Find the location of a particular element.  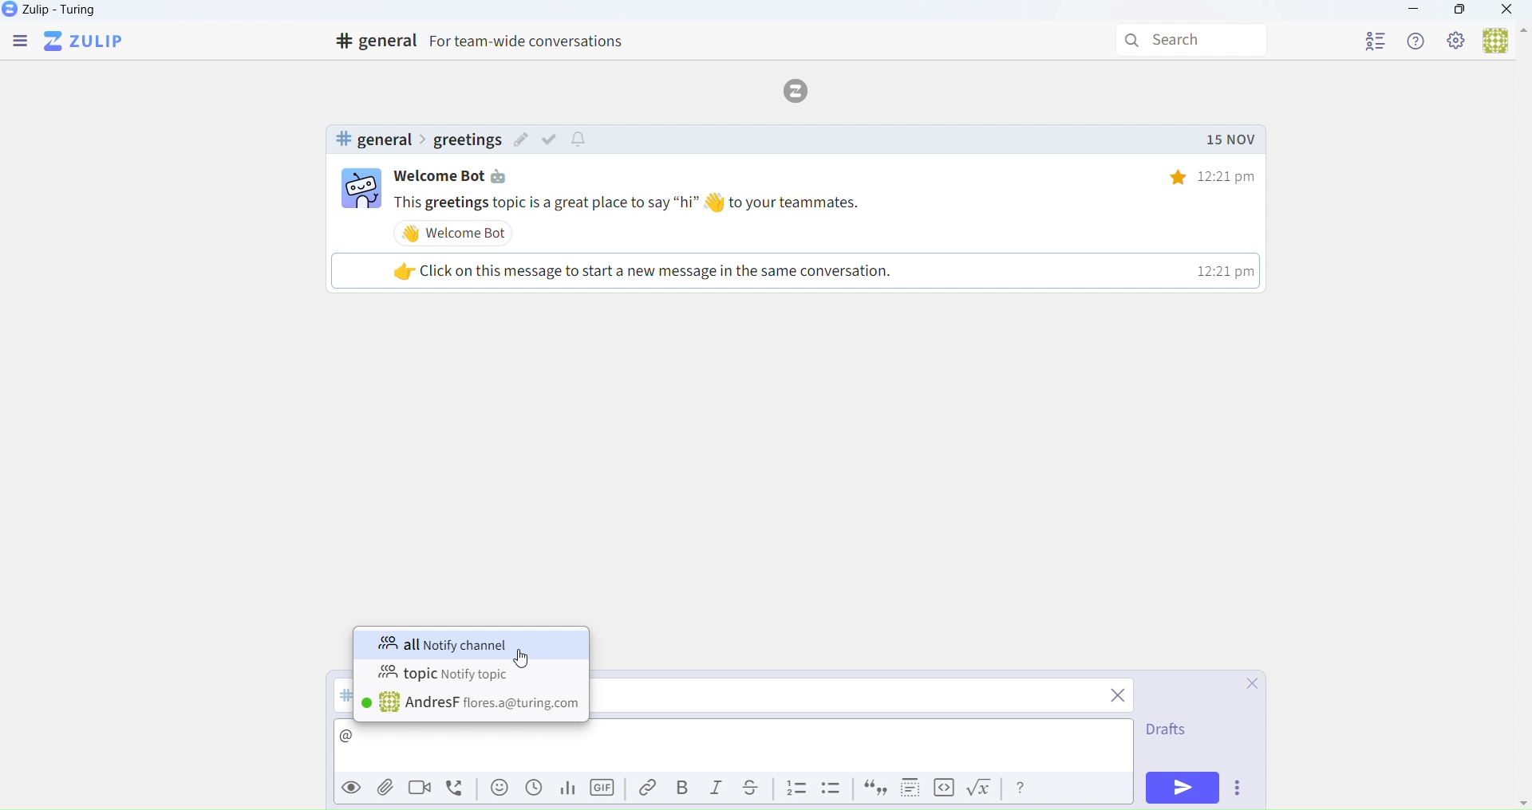

Spoiler is located at coordinates (906, 788).